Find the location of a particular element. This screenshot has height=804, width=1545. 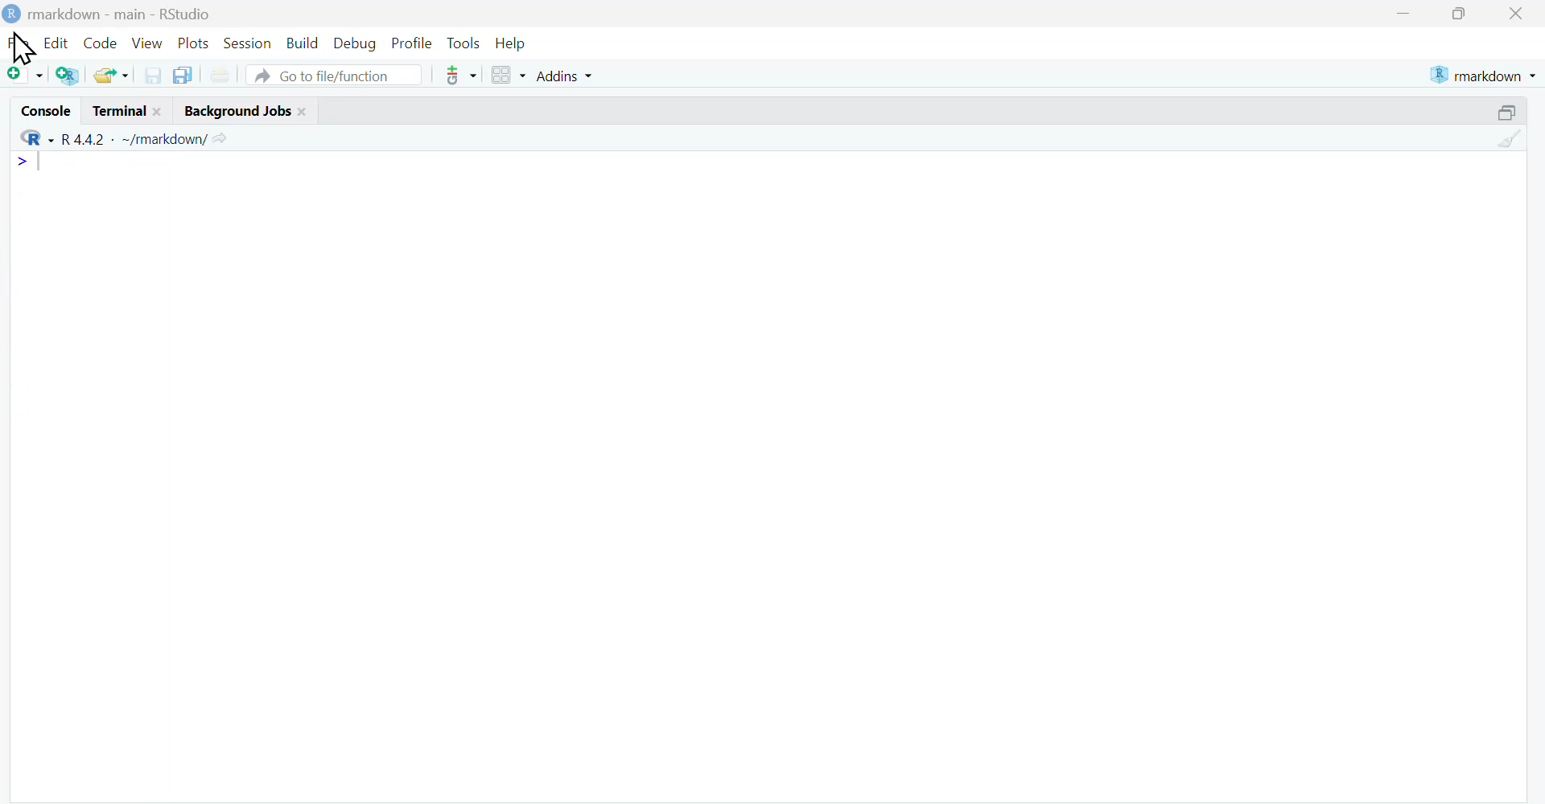

Logo is located at coordinates (13, 14).